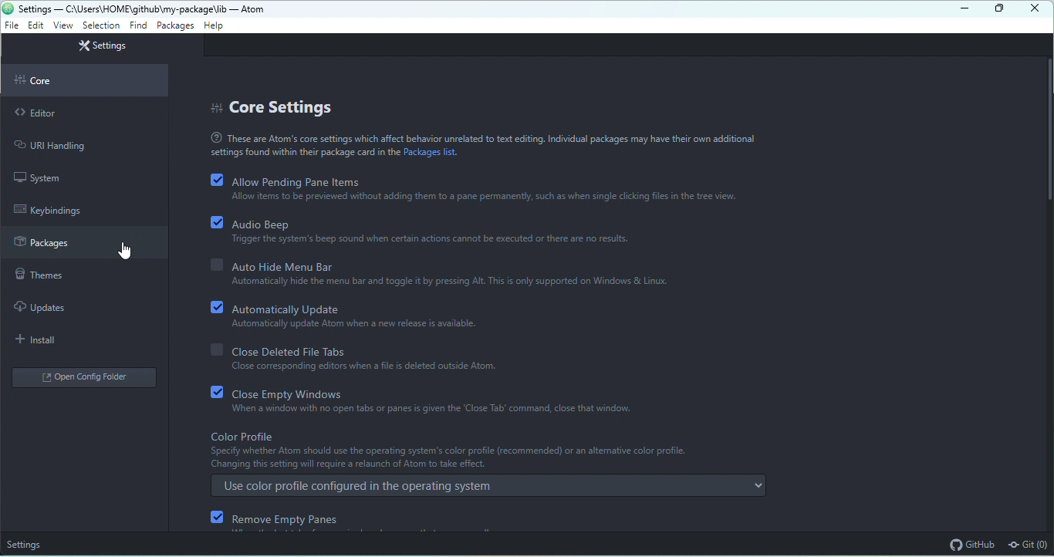 The image size is (1054, 557). I want to click on Packages list, so click(434, 154).